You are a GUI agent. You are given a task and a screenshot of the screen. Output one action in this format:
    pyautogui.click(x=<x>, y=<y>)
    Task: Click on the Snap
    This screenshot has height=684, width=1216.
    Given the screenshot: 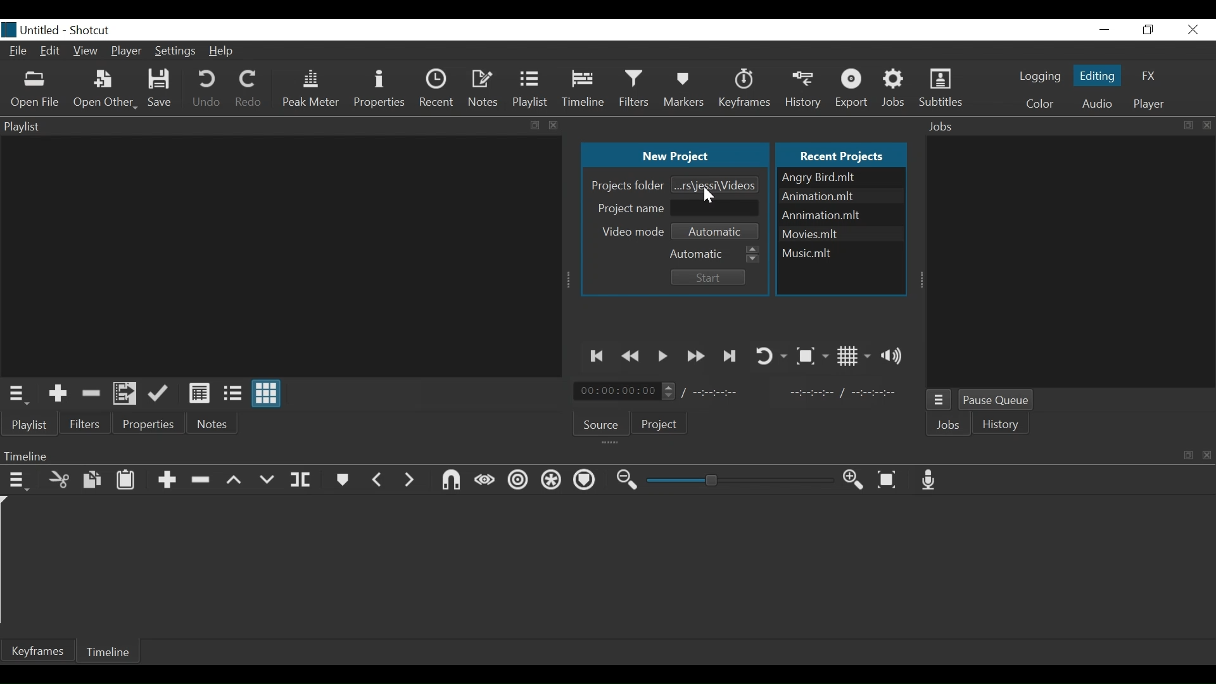 What is the action you would take?
    pyautogui.click(x=450, y=480)
    